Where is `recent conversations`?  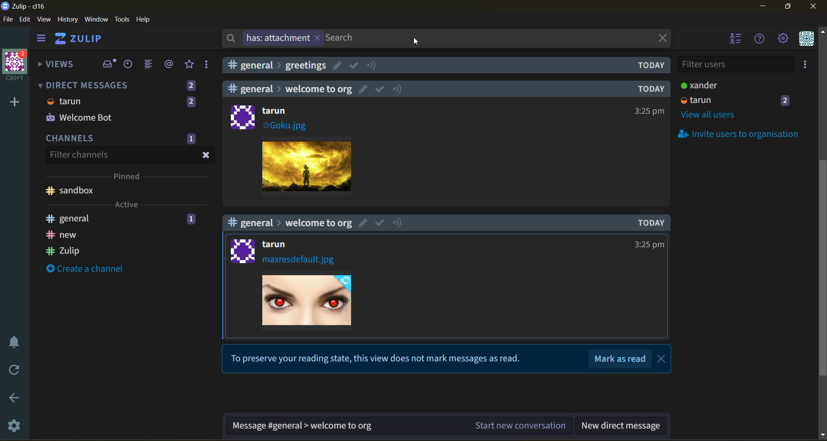 recent conversations is located at coordinates (129, 65).